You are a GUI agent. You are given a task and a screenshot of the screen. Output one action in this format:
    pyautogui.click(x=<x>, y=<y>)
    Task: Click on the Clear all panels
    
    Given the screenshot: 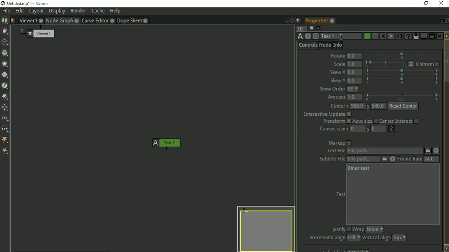 What is the action you would take?
    pyautogui.click(x=311, y=28)
    